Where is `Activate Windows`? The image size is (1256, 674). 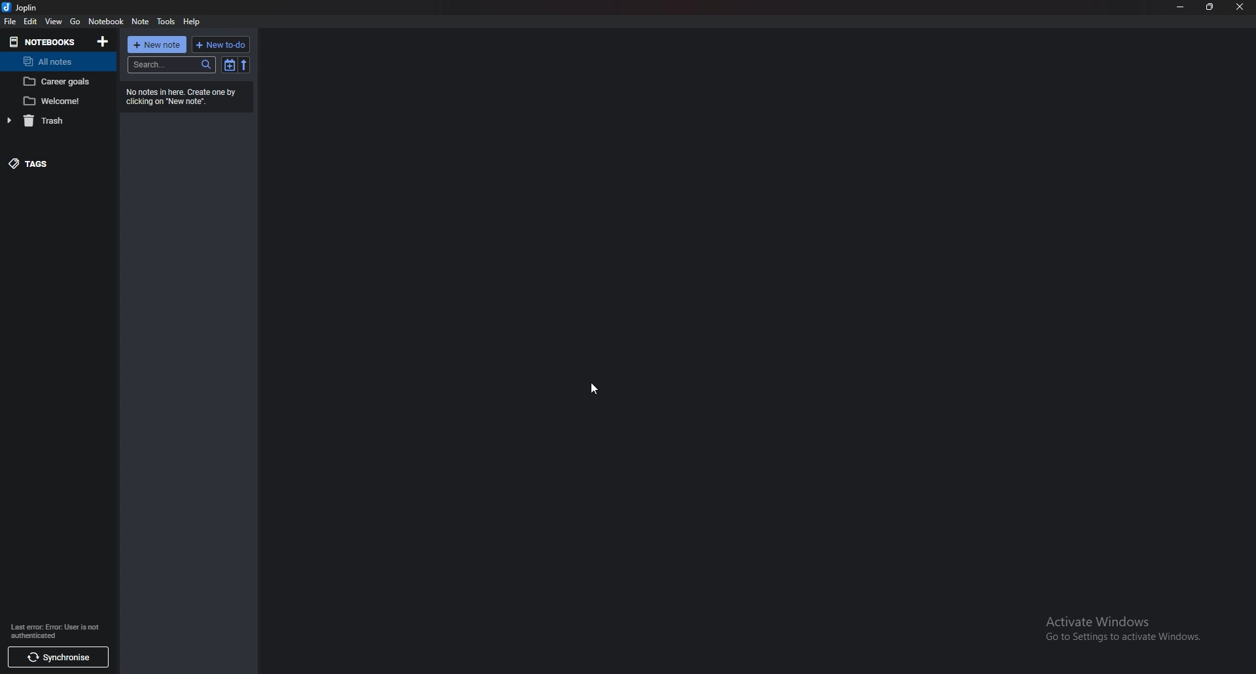 Activate Windows is located at coordinates (1123, 627).